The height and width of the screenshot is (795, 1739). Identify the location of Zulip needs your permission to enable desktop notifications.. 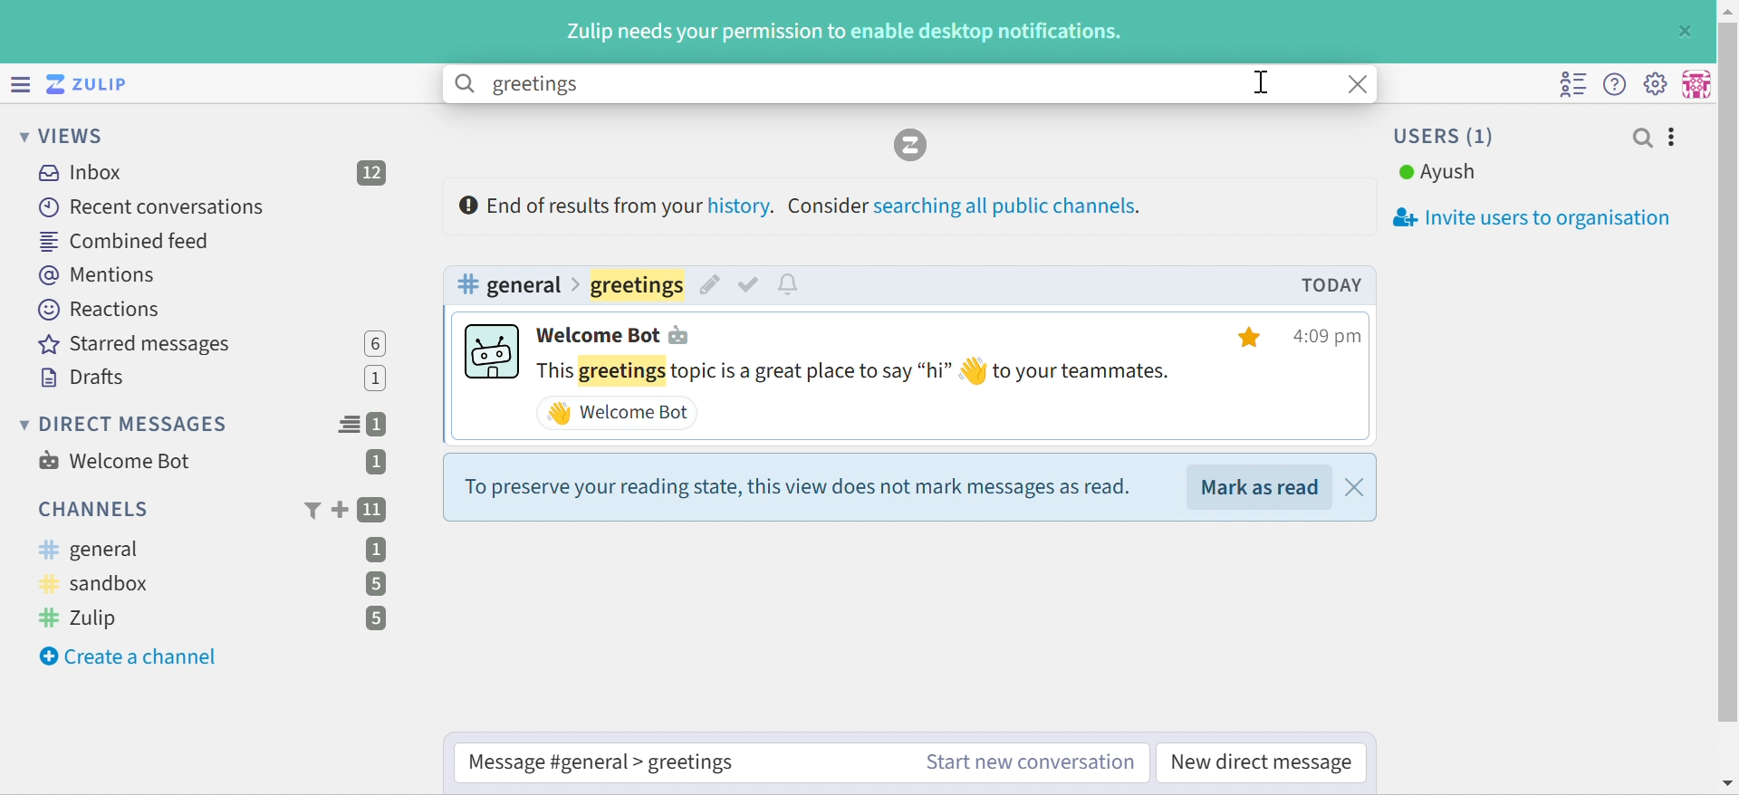
(847, 33).